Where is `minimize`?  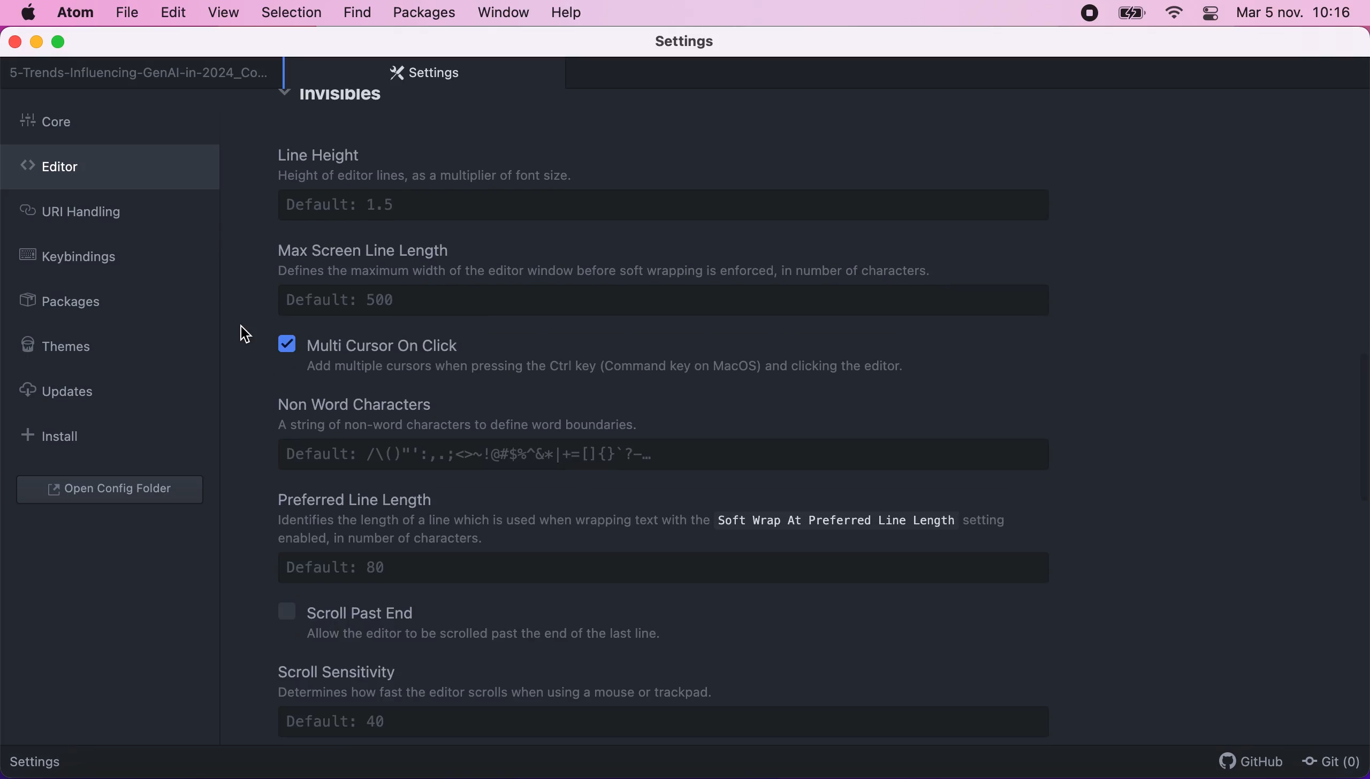 minimize is located at coordinates (36, 43).